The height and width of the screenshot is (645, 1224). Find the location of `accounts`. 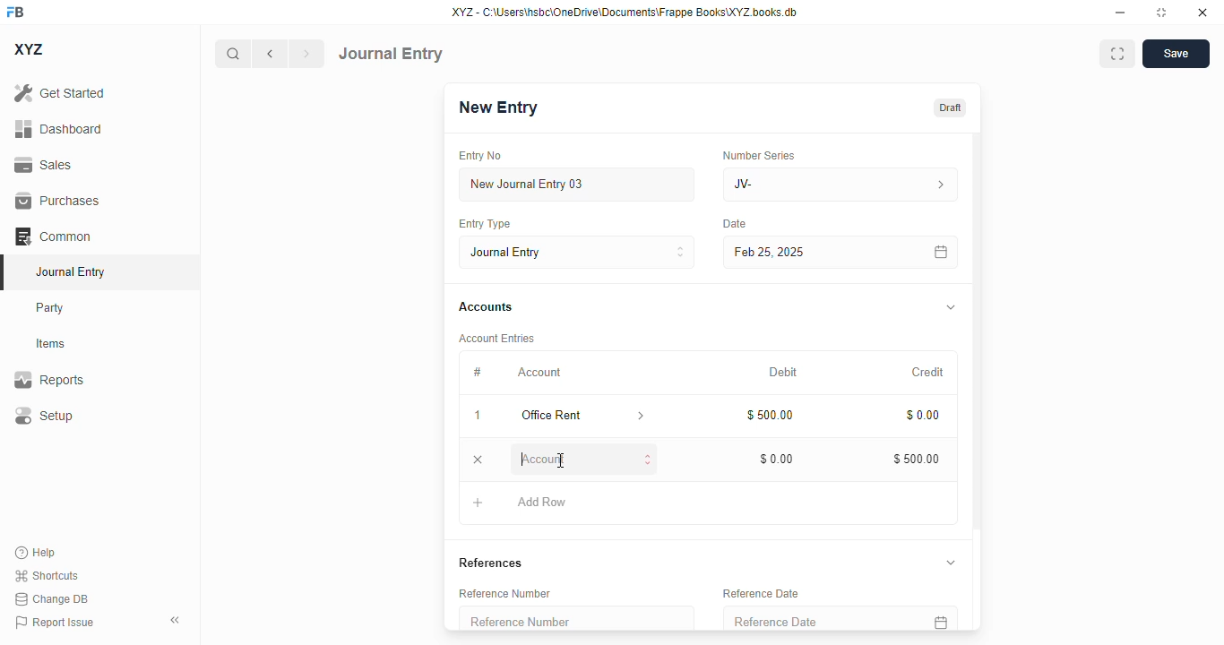

accounts is located at coordinates (486, 307).